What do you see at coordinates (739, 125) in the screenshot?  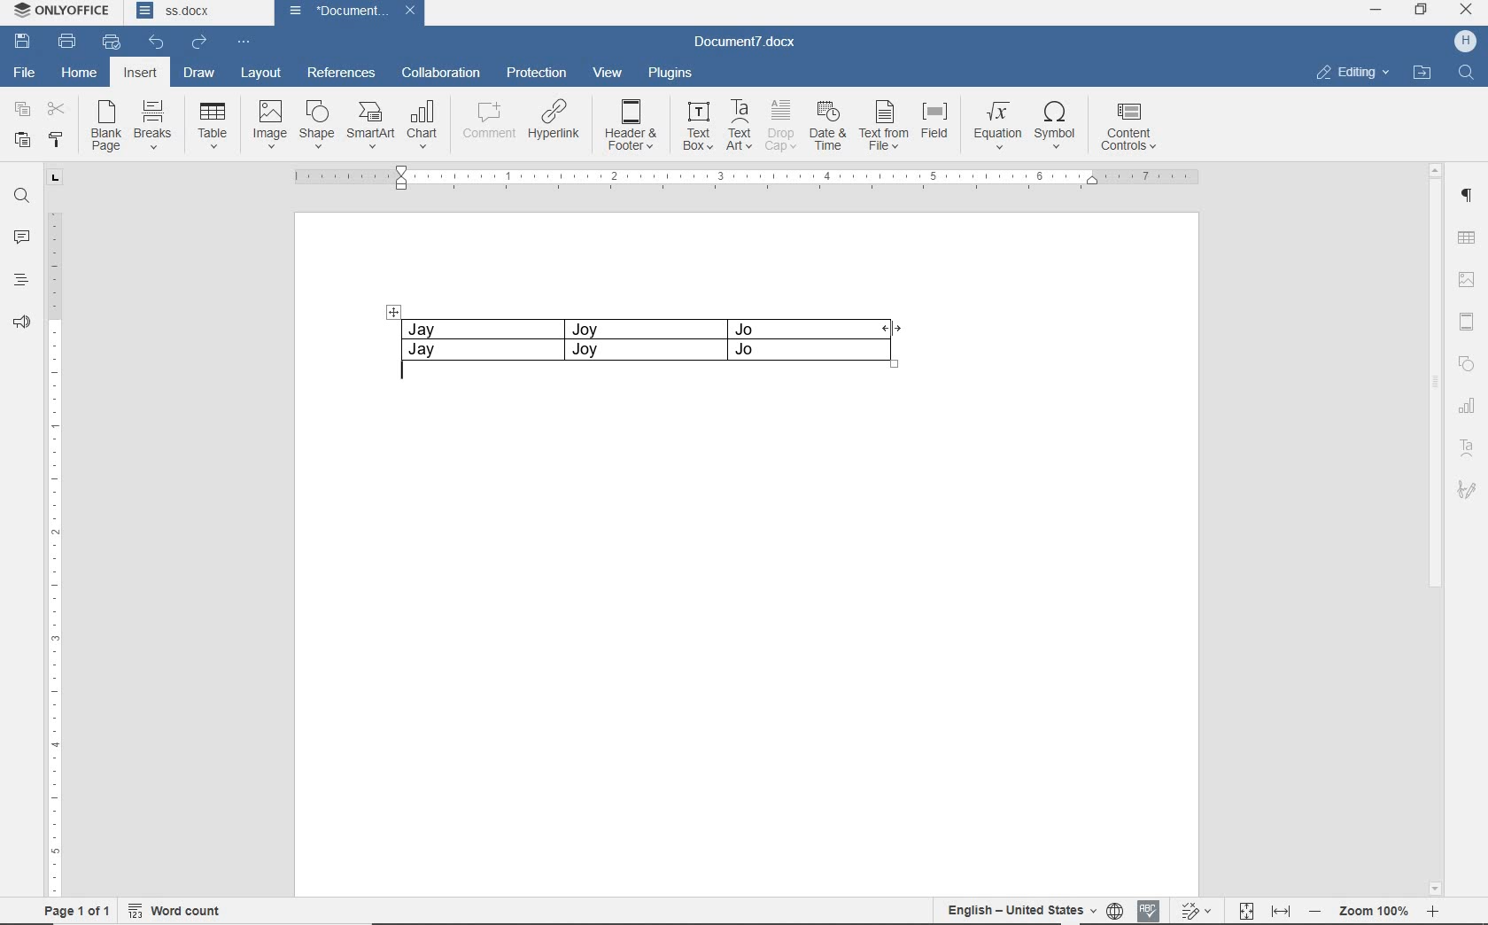 I see `TEXT ART` at bounding box center [739, 125].